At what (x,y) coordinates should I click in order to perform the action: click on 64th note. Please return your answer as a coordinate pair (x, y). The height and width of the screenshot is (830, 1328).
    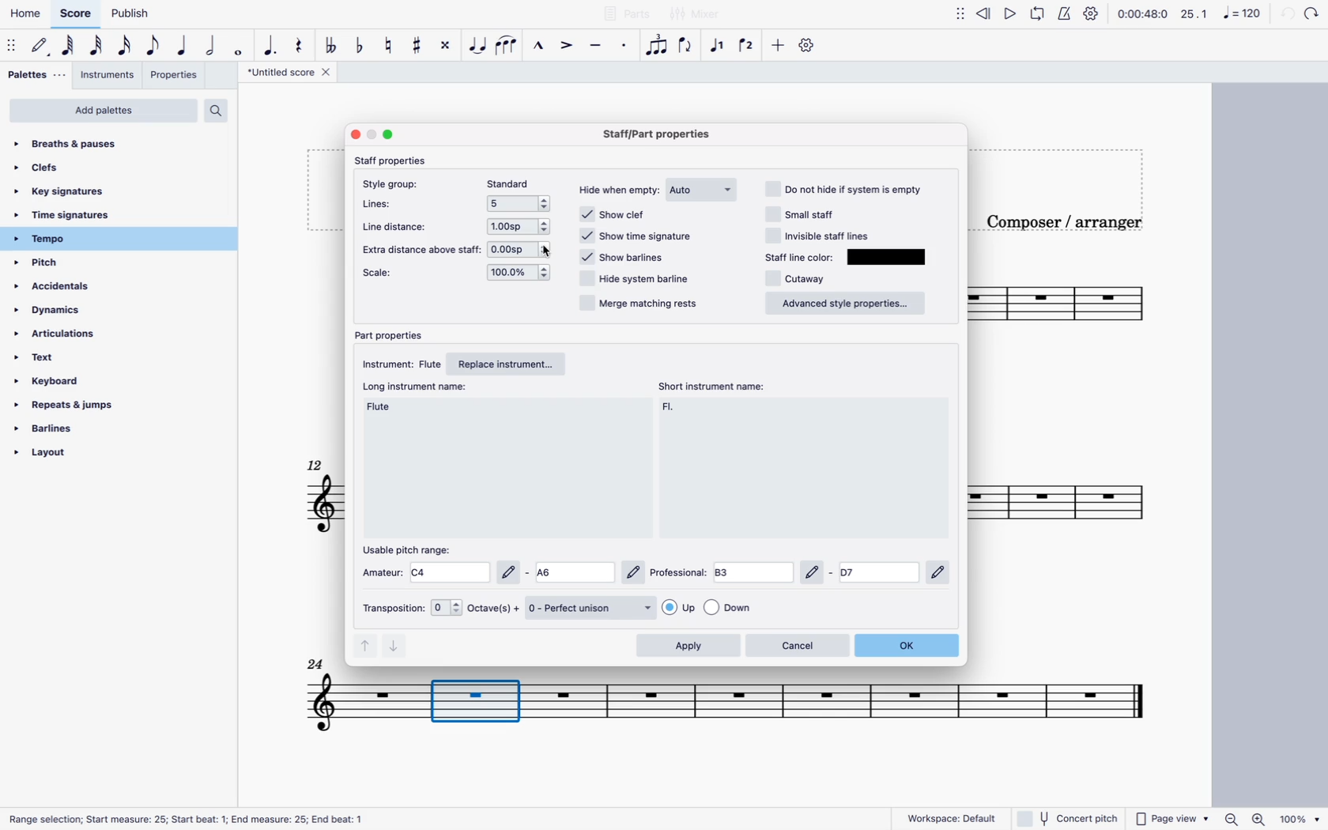
    Looking at the image, I should click on (70, 45).